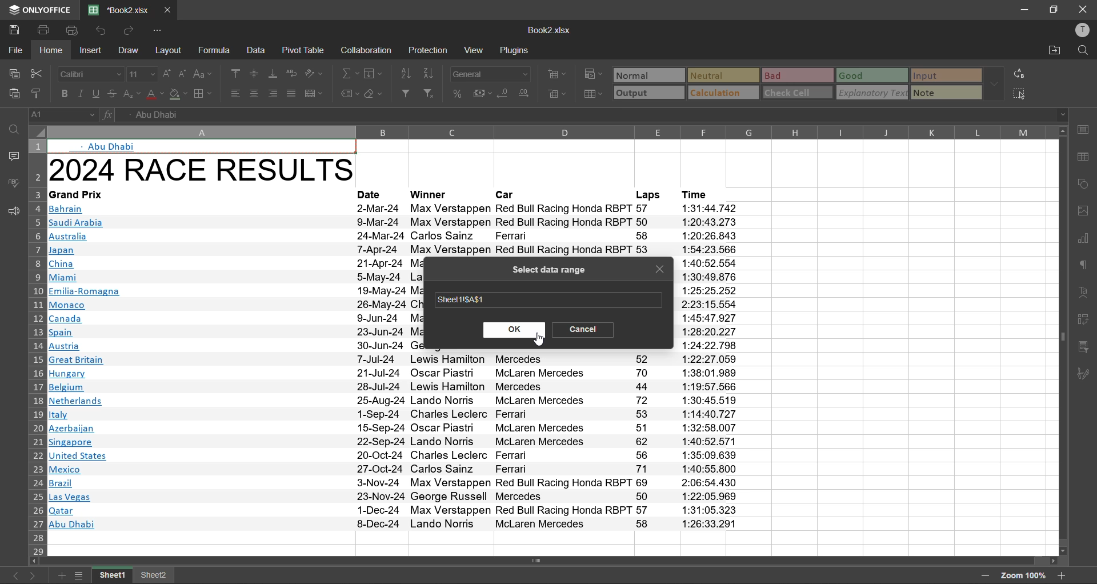 This screenshot has height=584, width=1097. I want to click on charts, so click(1083, 239).